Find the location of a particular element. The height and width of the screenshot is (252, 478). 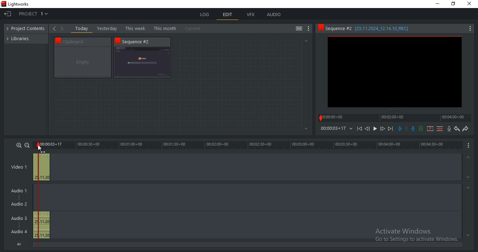

Show options to the left is located at coordinates (54, 28).